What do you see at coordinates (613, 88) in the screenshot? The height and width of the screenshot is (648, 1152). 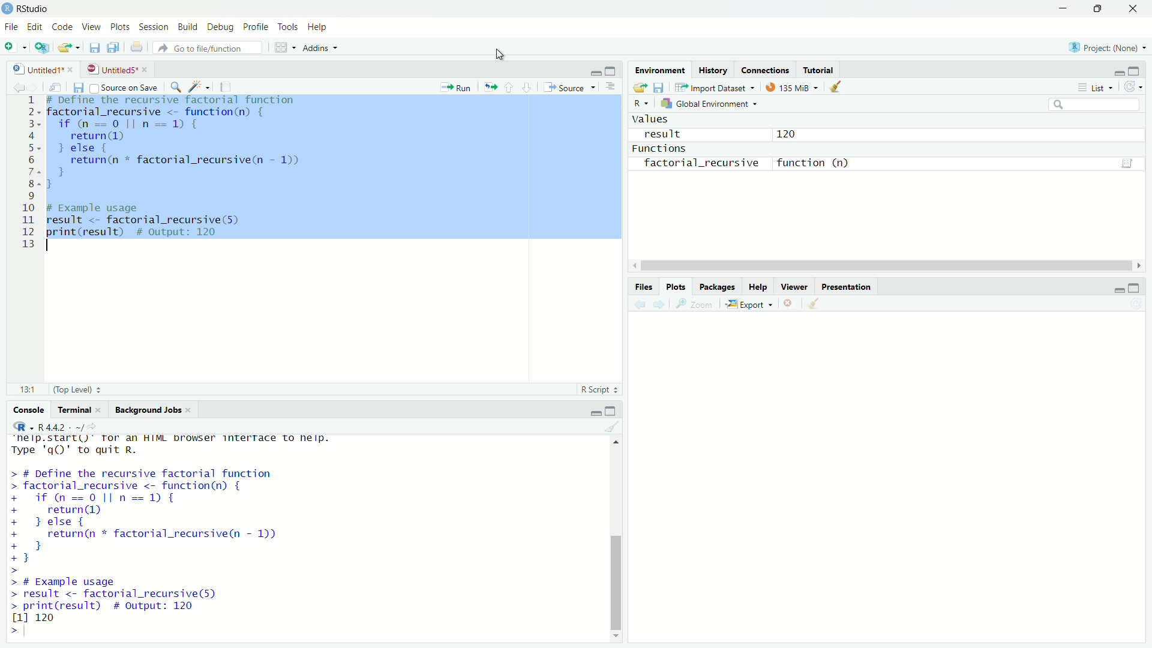 I see `Show document outline (Ctrl + Shift + O)` at bounding box center [613, 88].